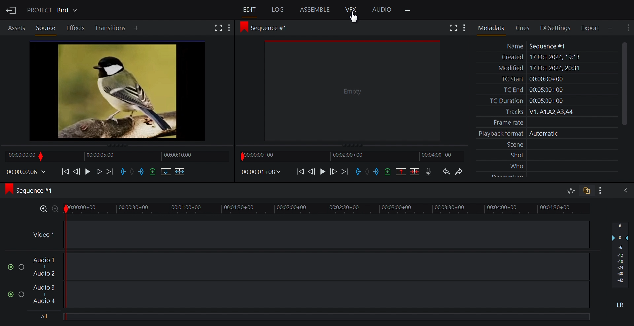 This screenshot has height=326, width=634. What do you see at coordinates (309, 295) in the screenshot?
I see `Audio Track 3, Audio Track 4` at bounding box center [309, 295].